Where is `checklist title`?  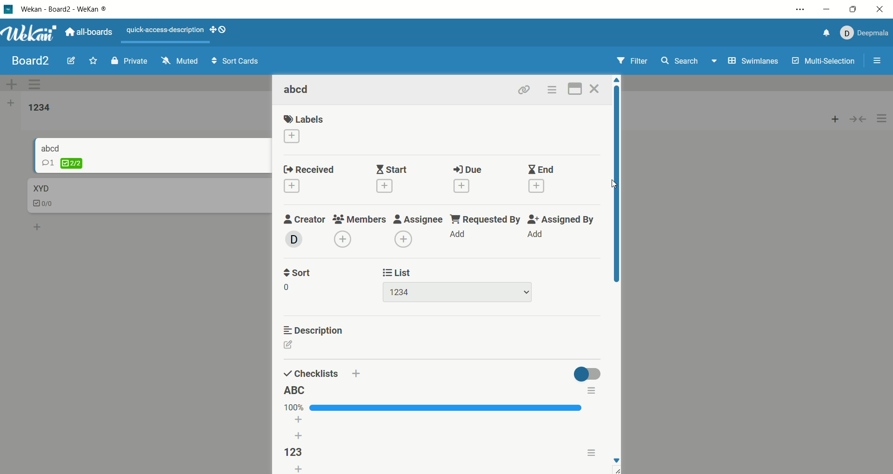
checklist title is located at coordinates (295, 390).